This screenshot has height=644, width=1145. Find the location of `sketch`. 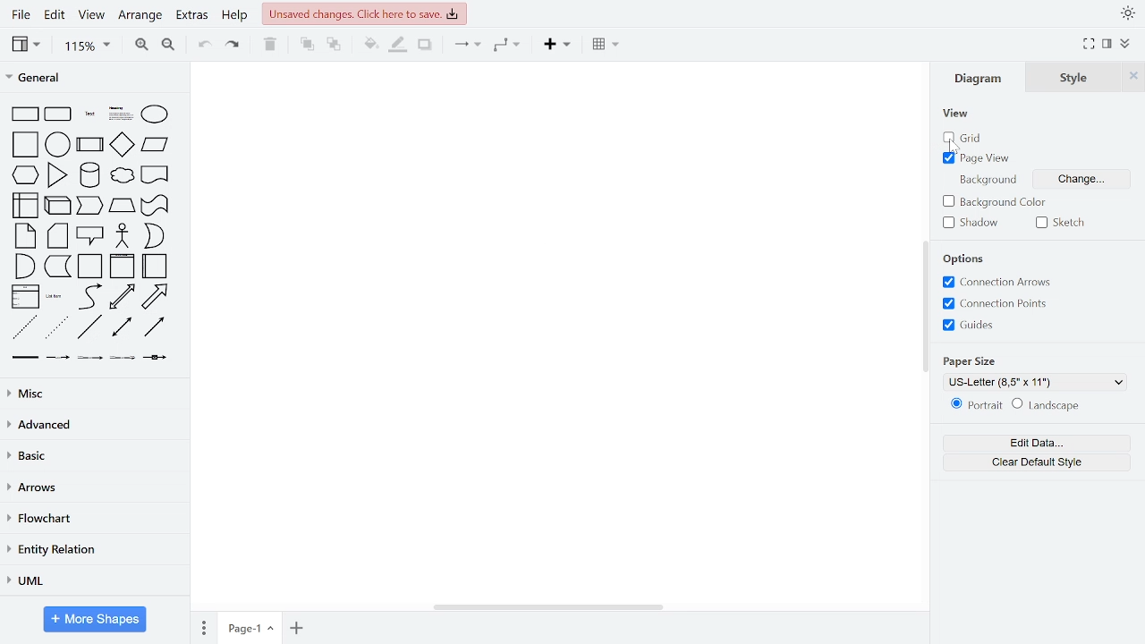

sketch is located at coordinates (1064, 223).